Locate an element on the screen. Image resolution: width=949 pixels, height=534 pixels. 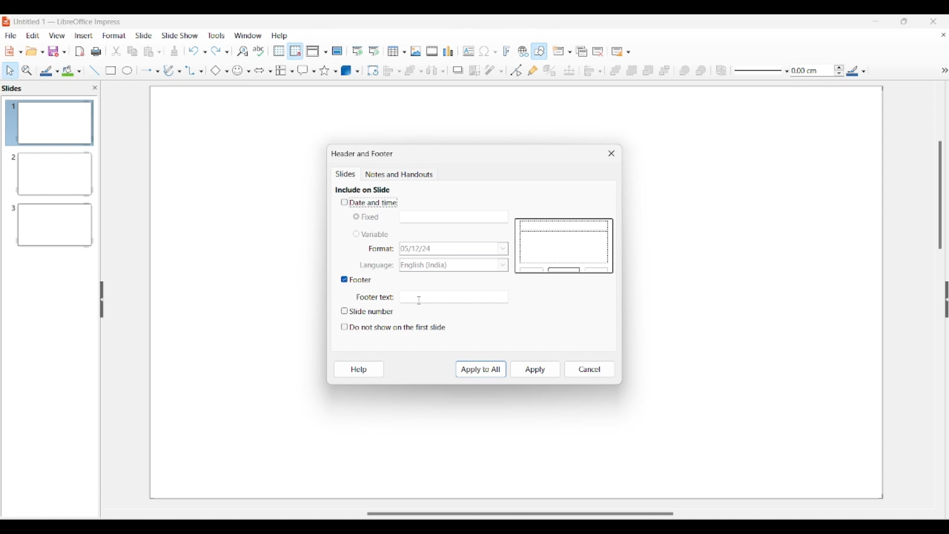
Duplicate slide is located at coordinates (582, 51).